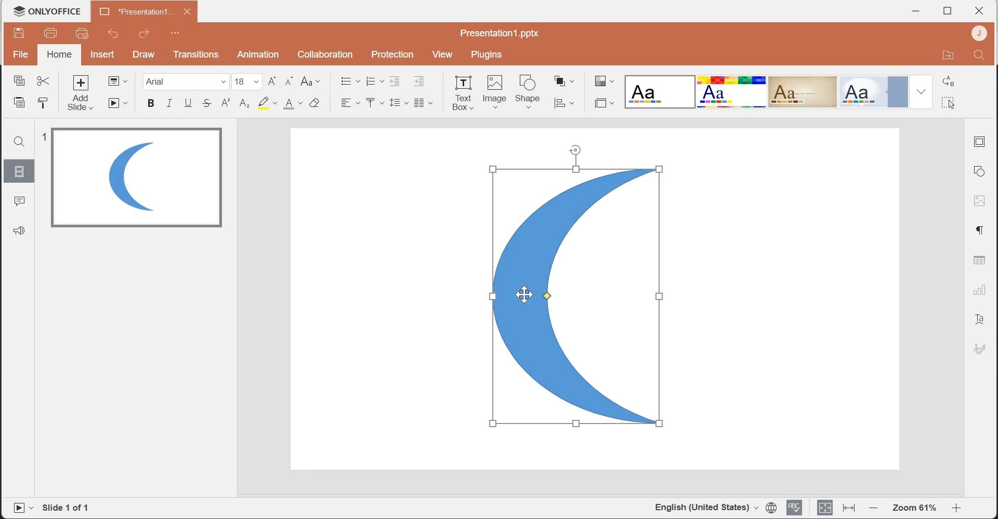  What do you see at coordinates (173, 33) in the screenshot?
I see `Customize Quick Access Toolbar` at bounding box center [173, 33].